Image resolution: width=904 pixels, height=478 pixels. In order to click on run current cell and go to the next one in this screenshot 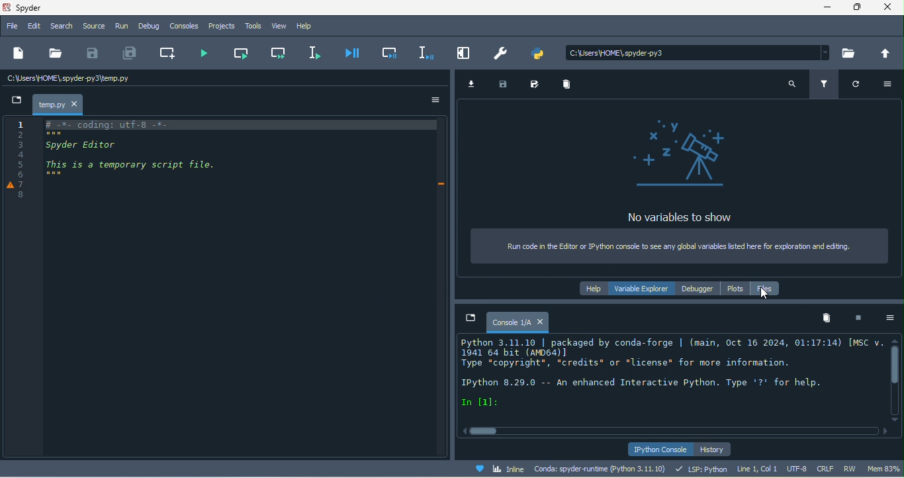, I will do `click(281, 52)`.